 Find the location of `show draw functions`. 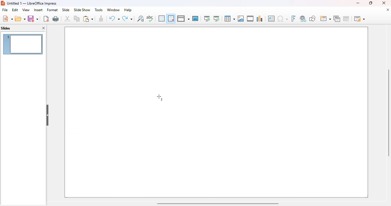

show draw functions is located at coordinates (312, 18).